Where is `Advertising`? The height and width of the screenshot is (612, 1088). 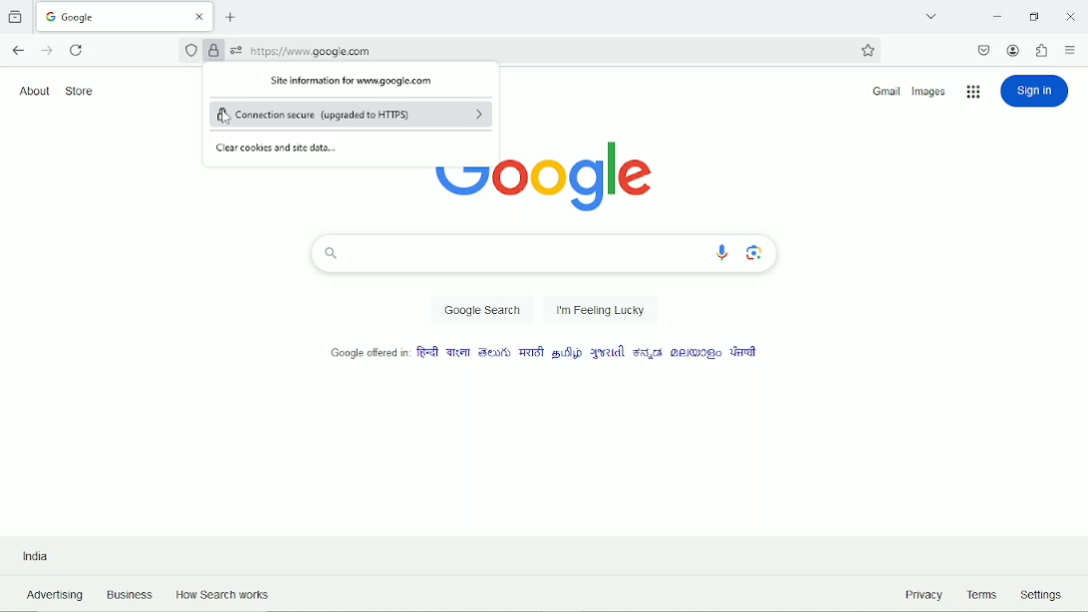
Advertising is located at coordinates (51, 595).